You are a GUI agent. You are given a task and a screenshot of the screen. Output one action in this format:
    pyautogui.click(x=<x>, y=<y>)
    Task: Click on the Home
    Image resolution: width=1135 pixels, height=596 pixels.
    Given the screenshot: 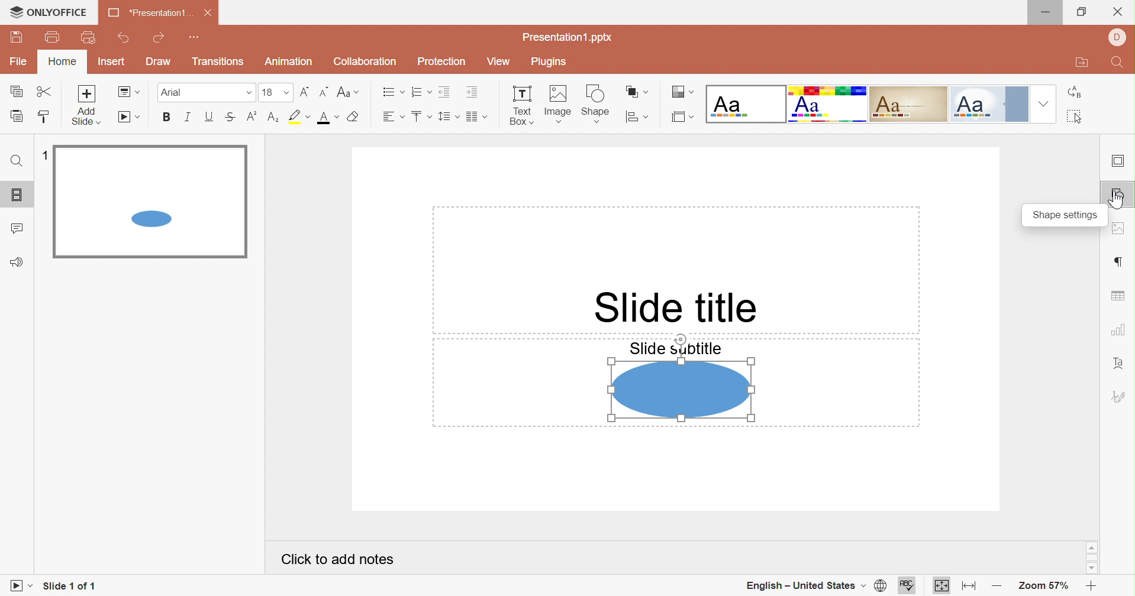 What is the action you would take?
    pyautogui.click(x=64, y=63)
    